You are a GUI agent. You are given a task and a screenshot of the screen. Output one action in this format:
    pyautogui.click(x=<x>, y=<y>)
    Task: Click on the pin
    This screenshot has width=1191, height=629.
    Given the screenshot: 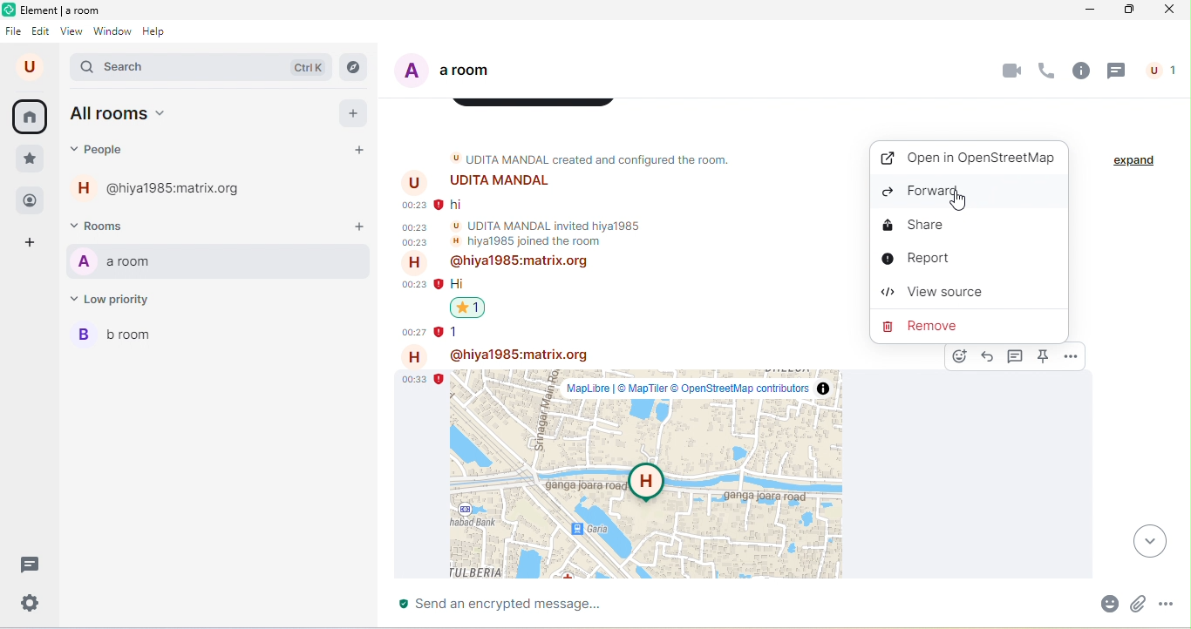 What is the action you would take?
    pyautogui.click(x=1043, y=355)
    